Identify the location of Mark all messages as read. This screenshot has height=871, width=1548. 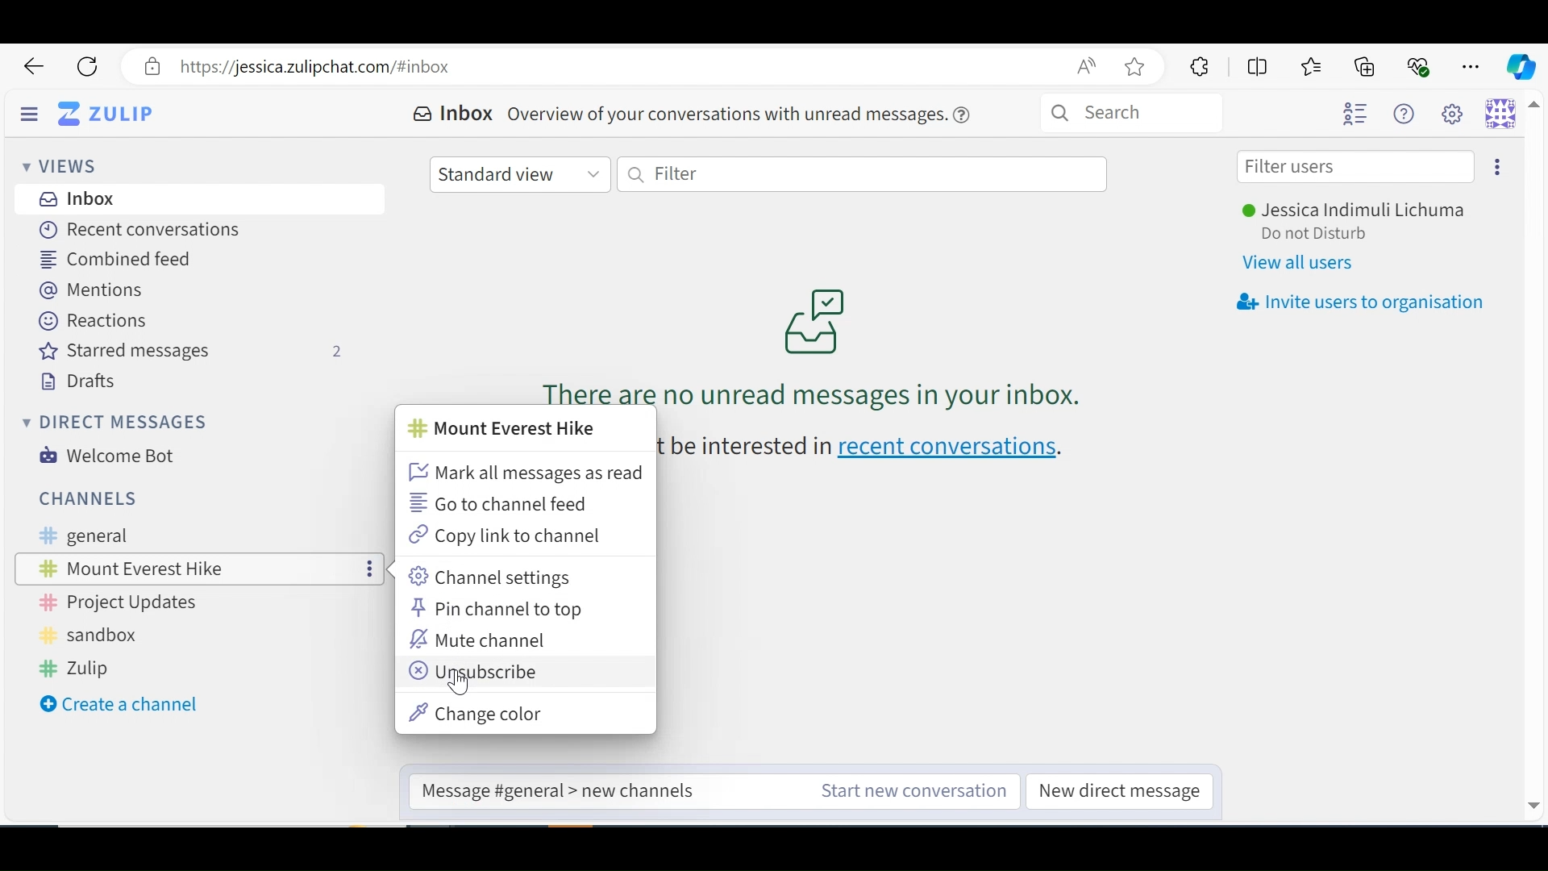
(525, 473).